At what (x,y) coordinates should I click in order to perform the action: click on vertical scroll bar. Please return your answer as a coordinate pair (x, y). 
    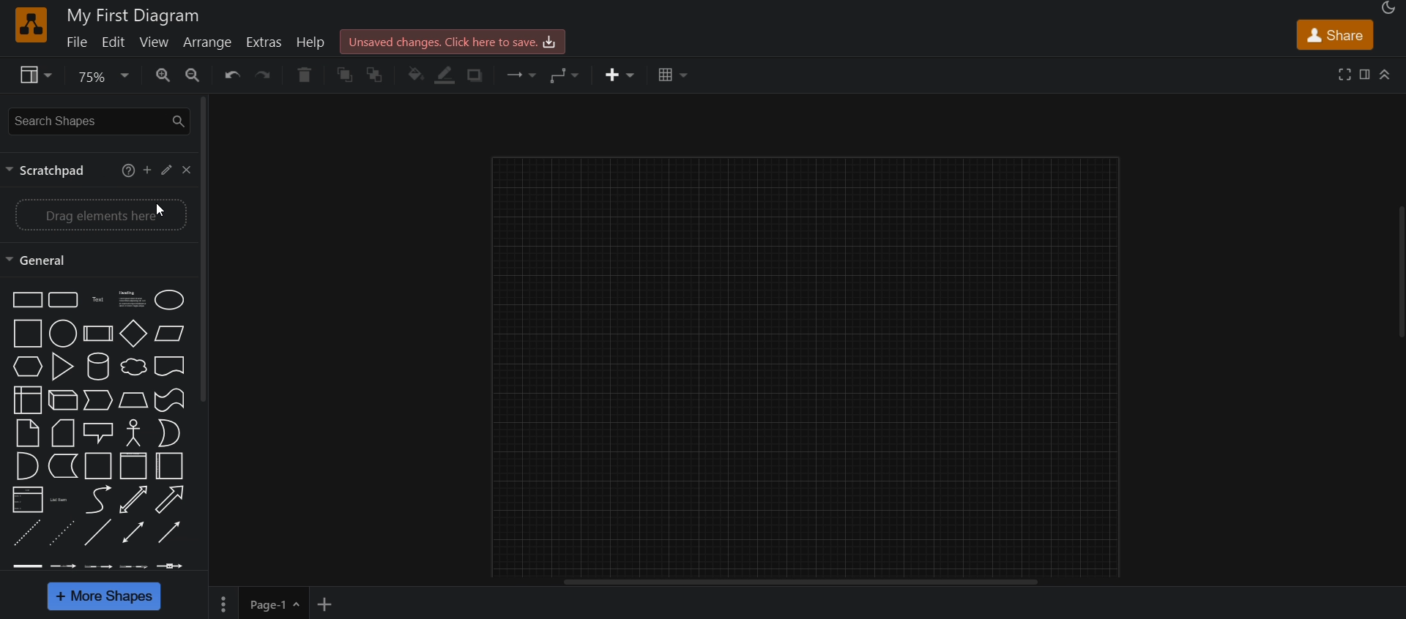
    Looking at the image, I should click on (206, 247).